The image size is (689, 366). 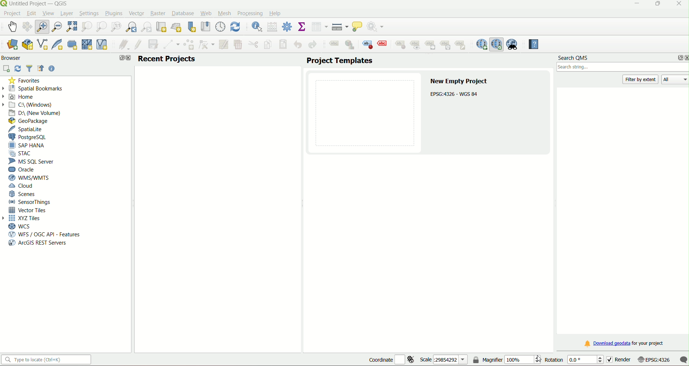 I want to click on zoom last, so click(x=132, y=27).